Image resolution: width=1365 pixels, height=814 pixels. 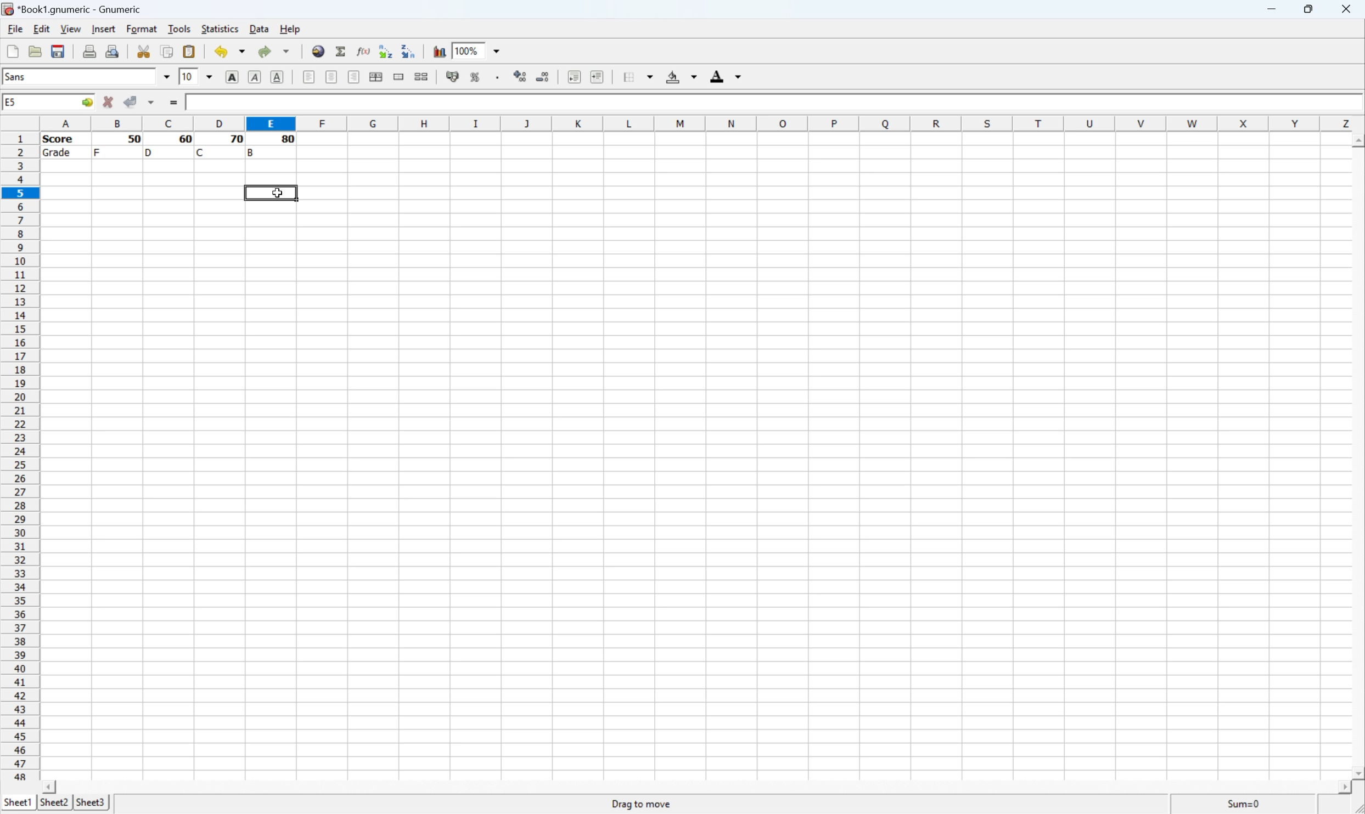 What do you see at coordinates (205, 76) in the screenshot?
I see `Drop Down` at bounding box center [205, 76].